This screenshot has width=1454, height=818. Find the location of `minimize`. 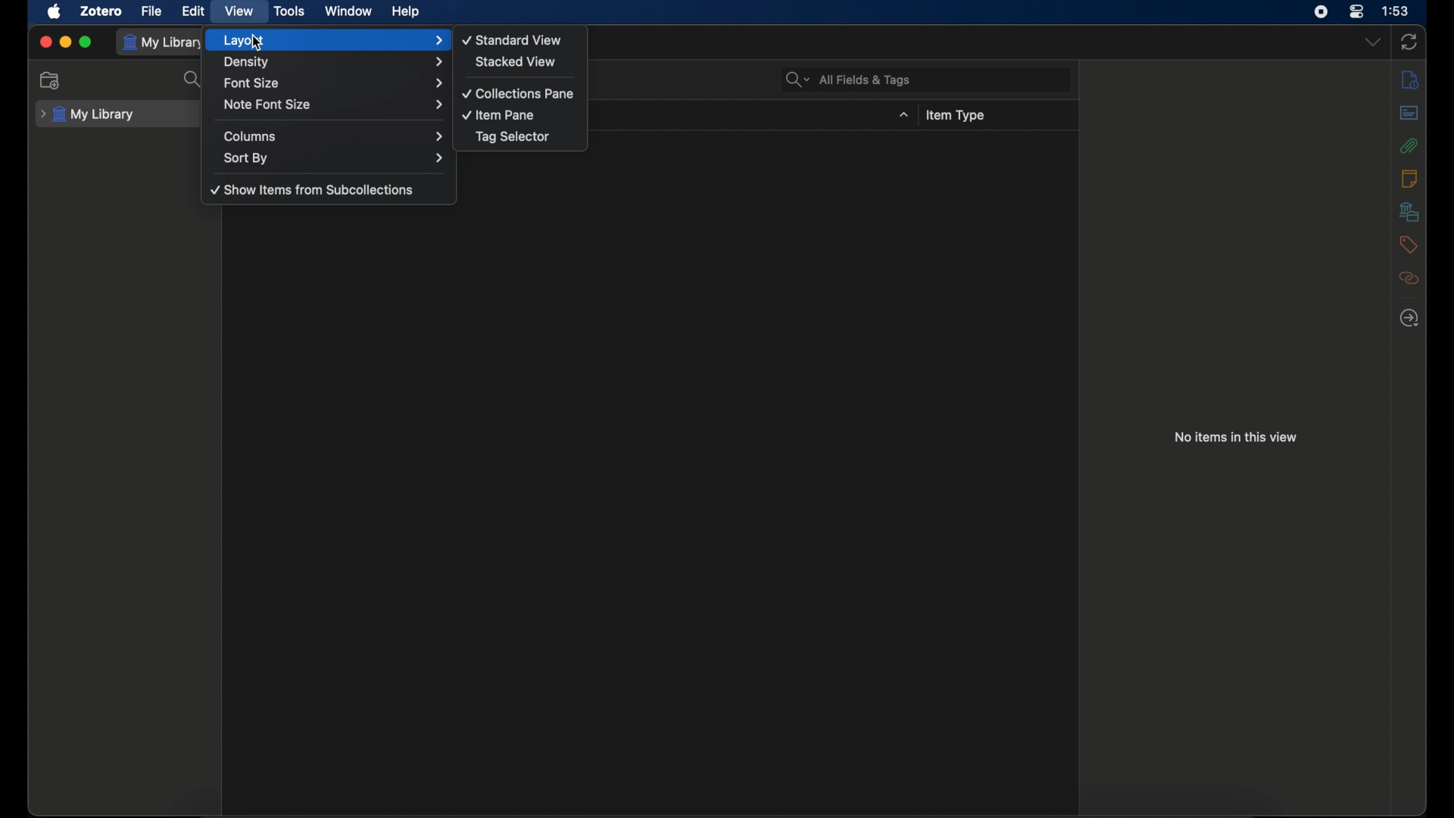

minimize is located at coordinates (65, 42).